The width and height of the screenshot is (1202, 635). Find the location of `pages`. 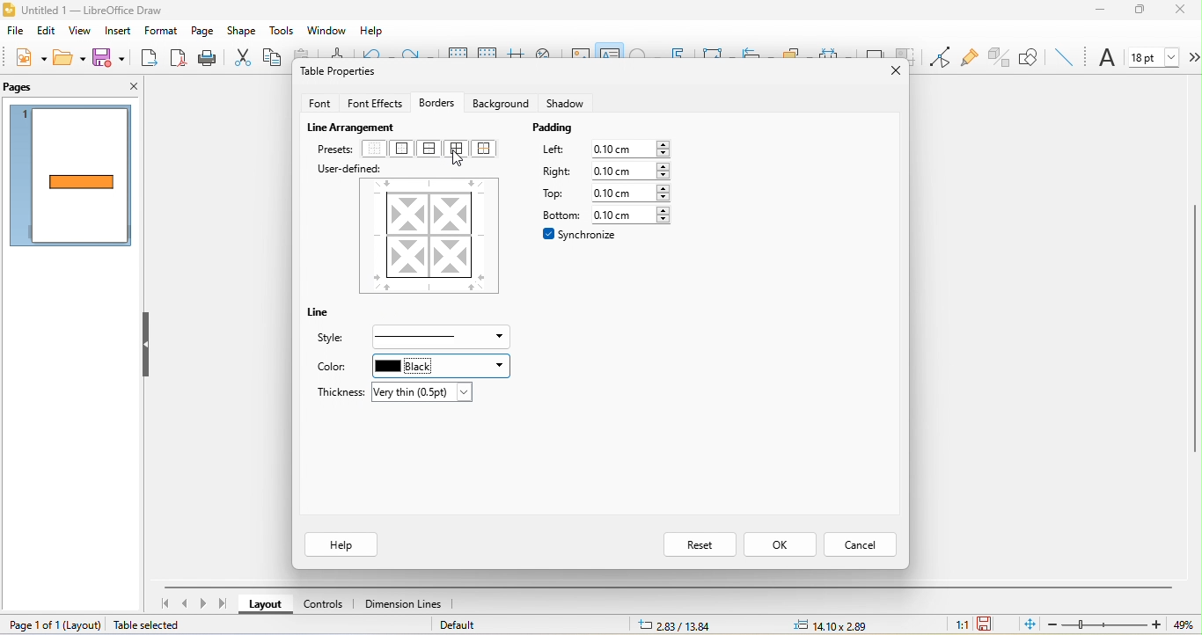

pages is located at coordinates (21, 87).